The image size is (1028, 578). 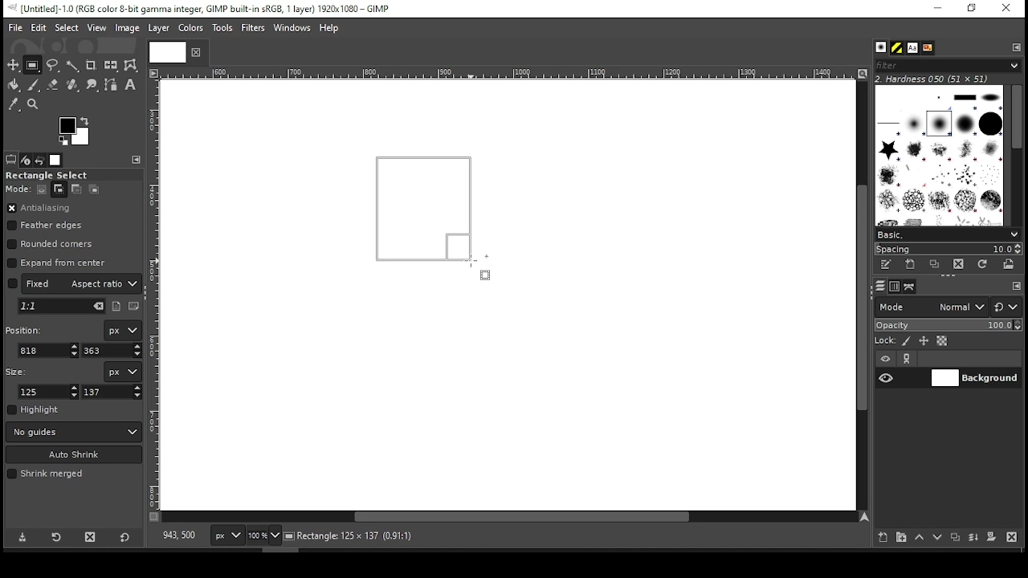 I want to click on 2. hardness 050 (51x51), so click(x=936, y=79).